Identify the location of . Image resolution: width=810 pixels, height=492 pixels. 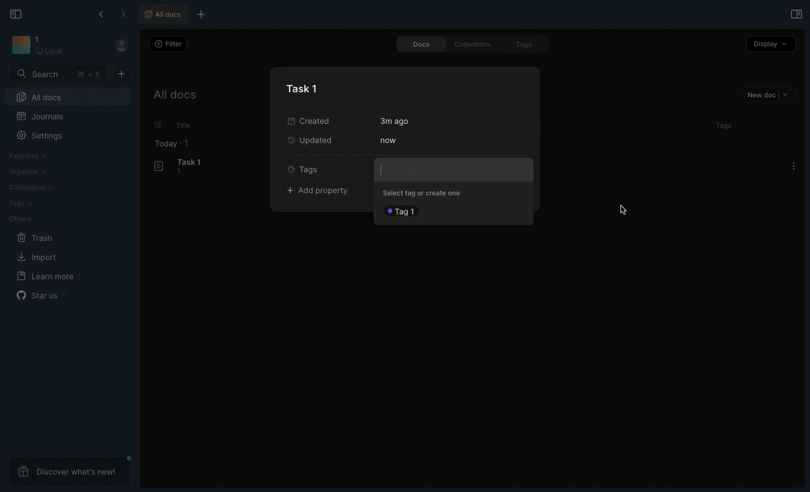
(158, 124).